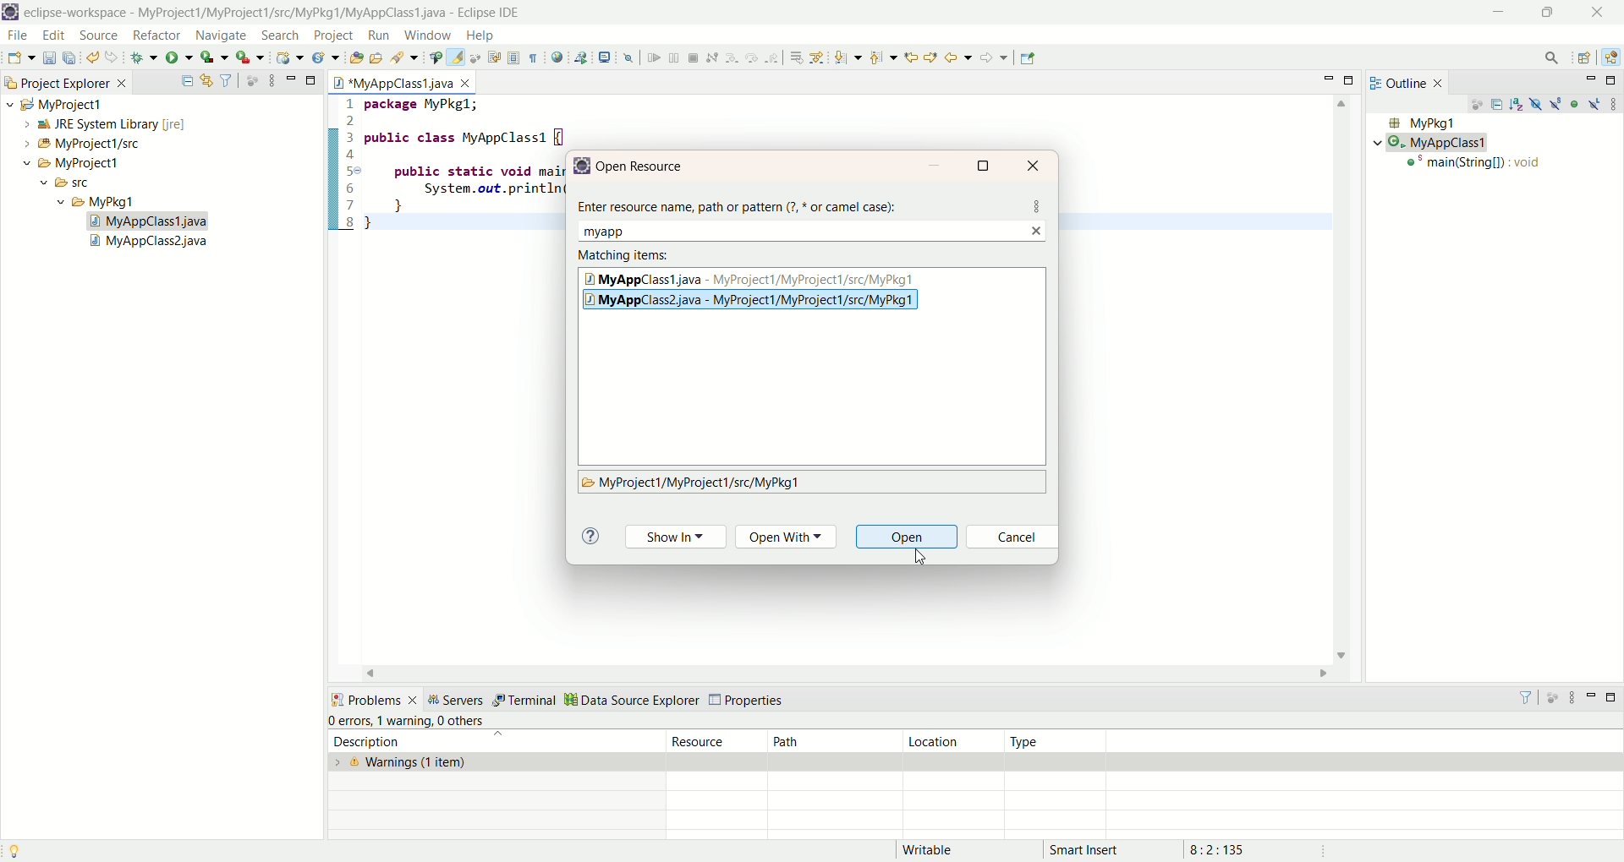  What do you see at coordinates (921, 559) in the screenshot?
I see `cursor` at bounding box center [921, 559].